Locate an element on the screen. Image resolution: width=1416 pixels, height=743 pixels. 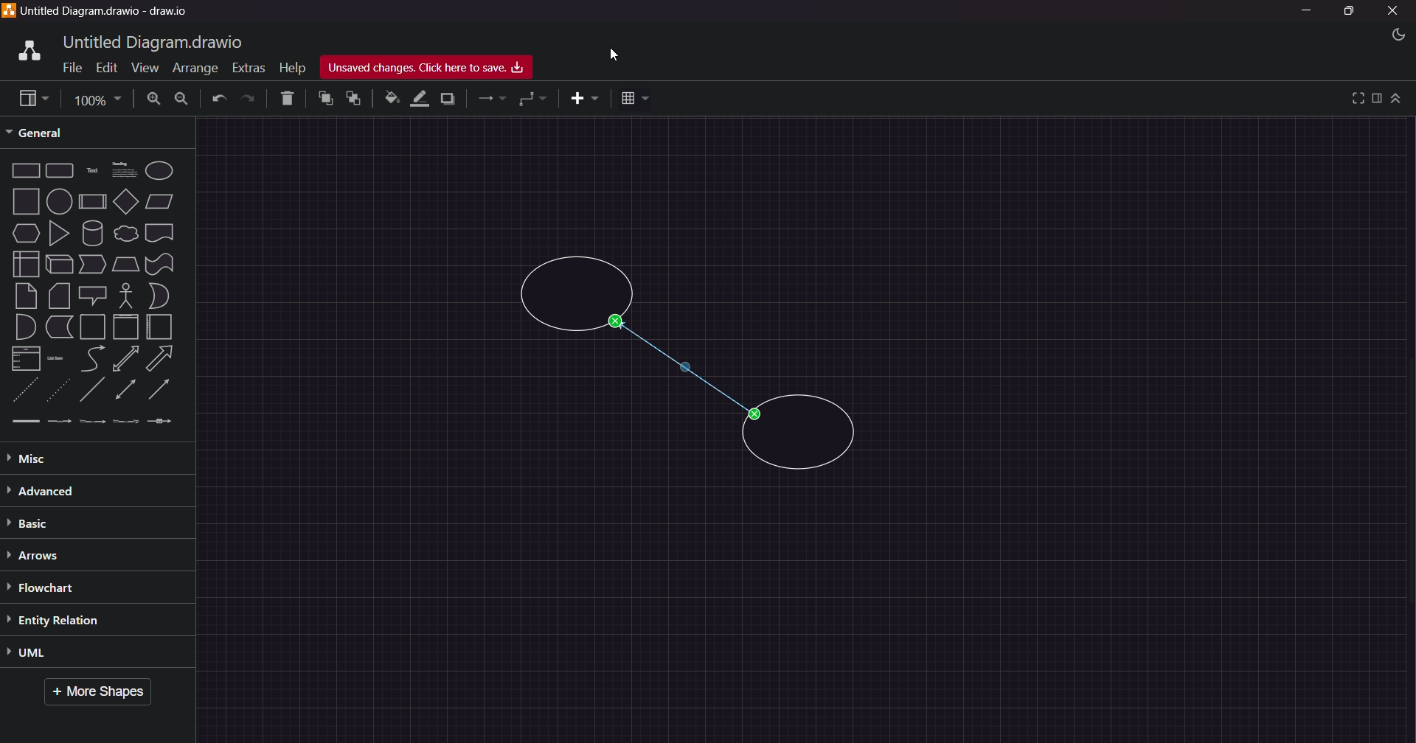
Close is located at coordinates (1394, 11).